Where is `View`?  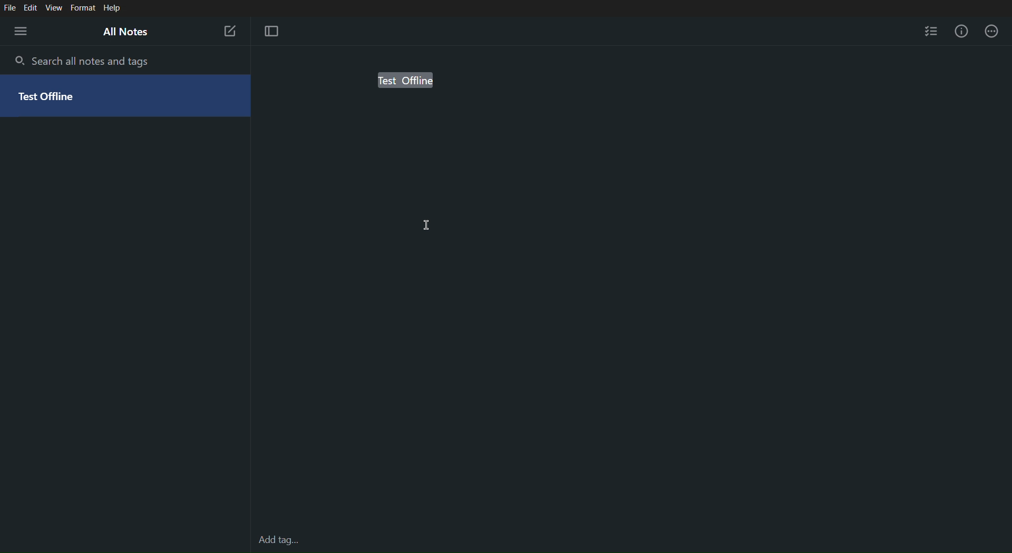 View is located at coordinates (55, 7).